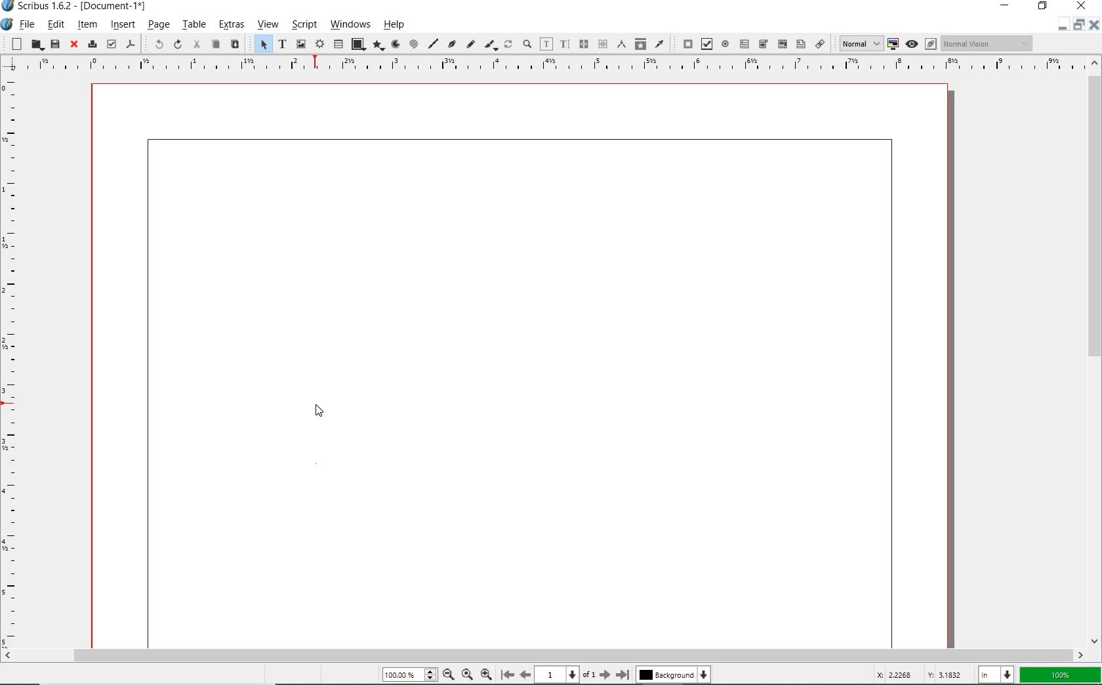  Describe the element at coordinates (506, 675) in the screenshot. I see `First page` at that location.